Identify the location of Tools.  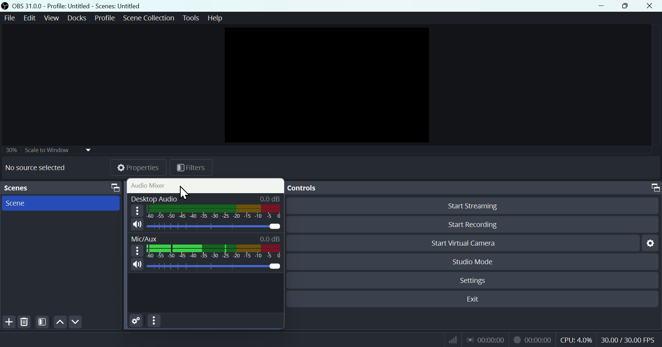
(192, 18).